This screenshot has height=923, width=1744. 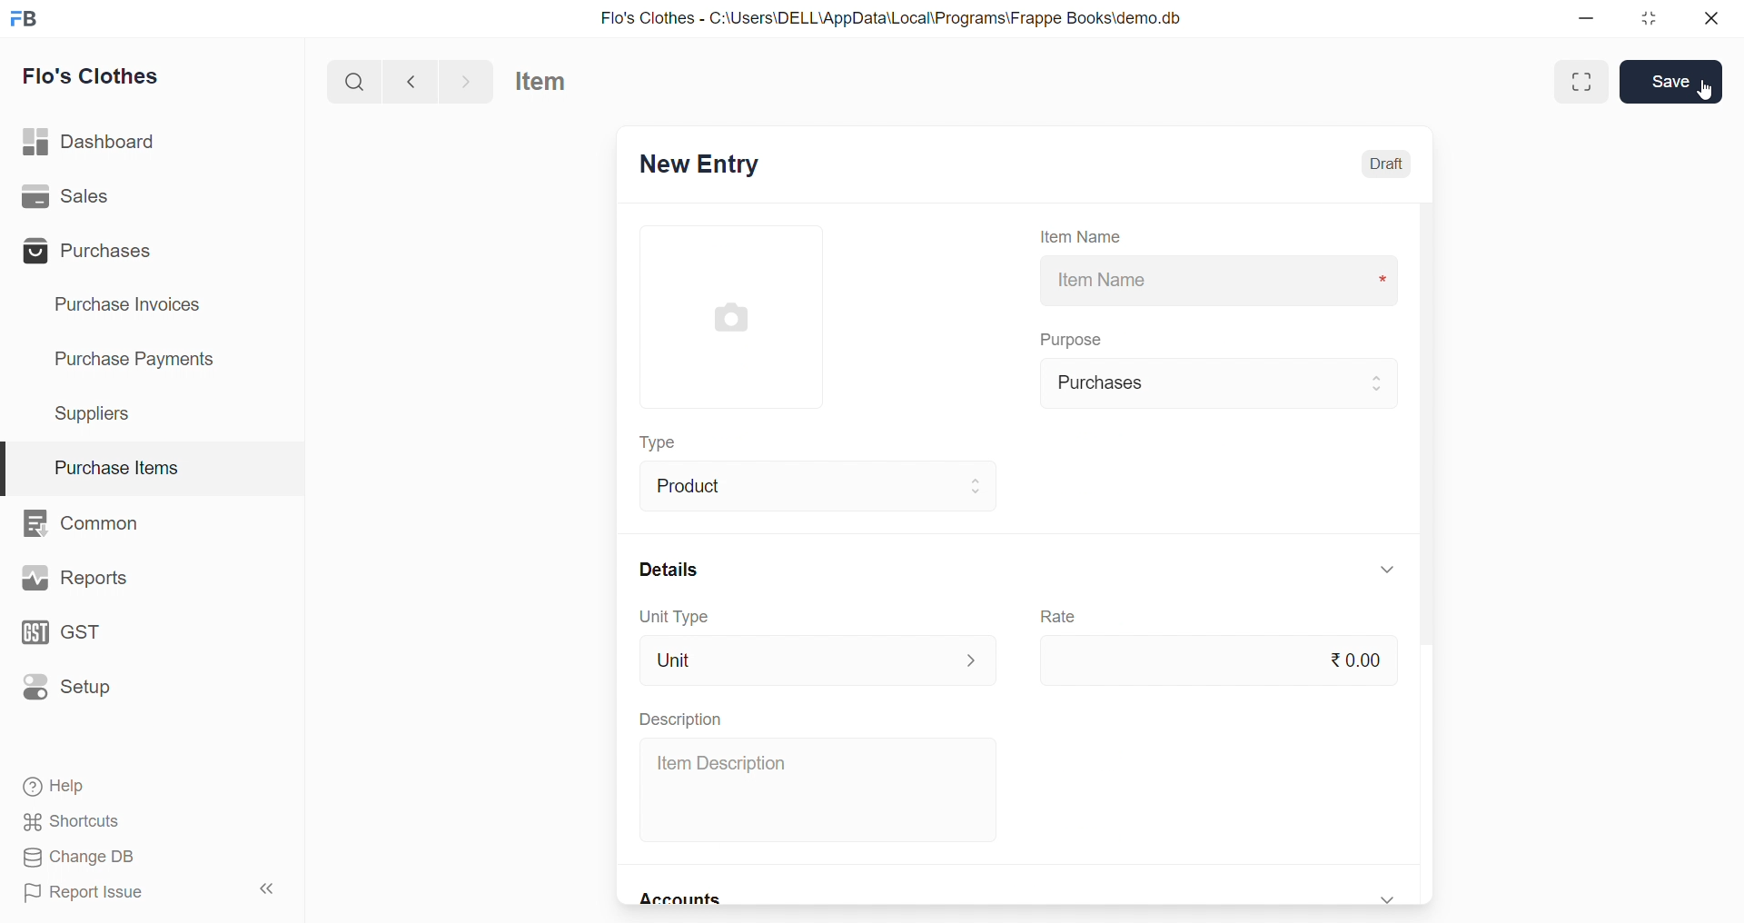 What do you see at coordinates (679, 719) in the screenshot?
I see `Description` at bounding box center [679, 719].